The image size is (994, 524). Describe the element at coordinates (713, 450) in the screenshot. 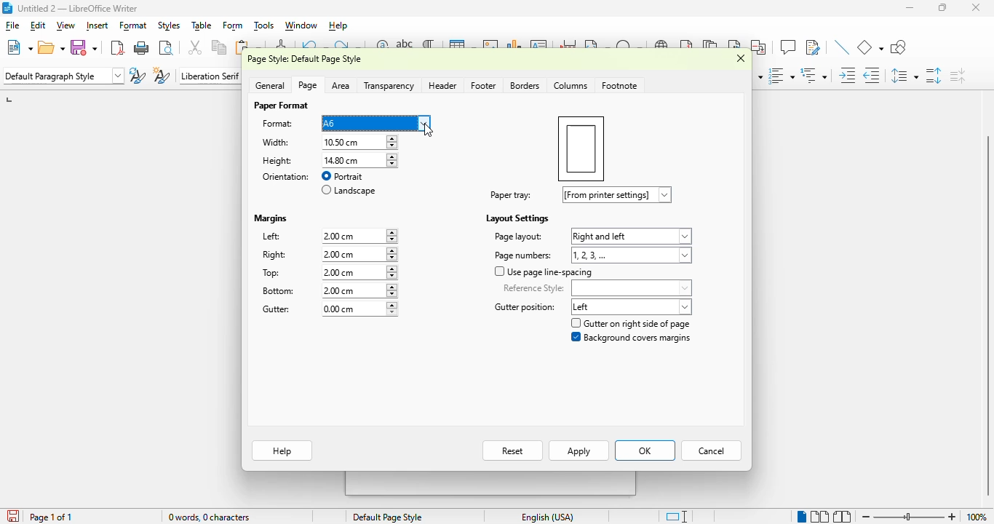

I see `cancel` at that location.